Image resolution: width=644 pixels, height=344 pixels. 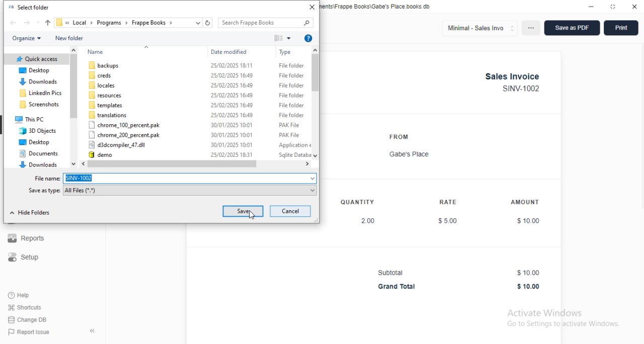 I want to click on file folder, so click(x=291, y=75).